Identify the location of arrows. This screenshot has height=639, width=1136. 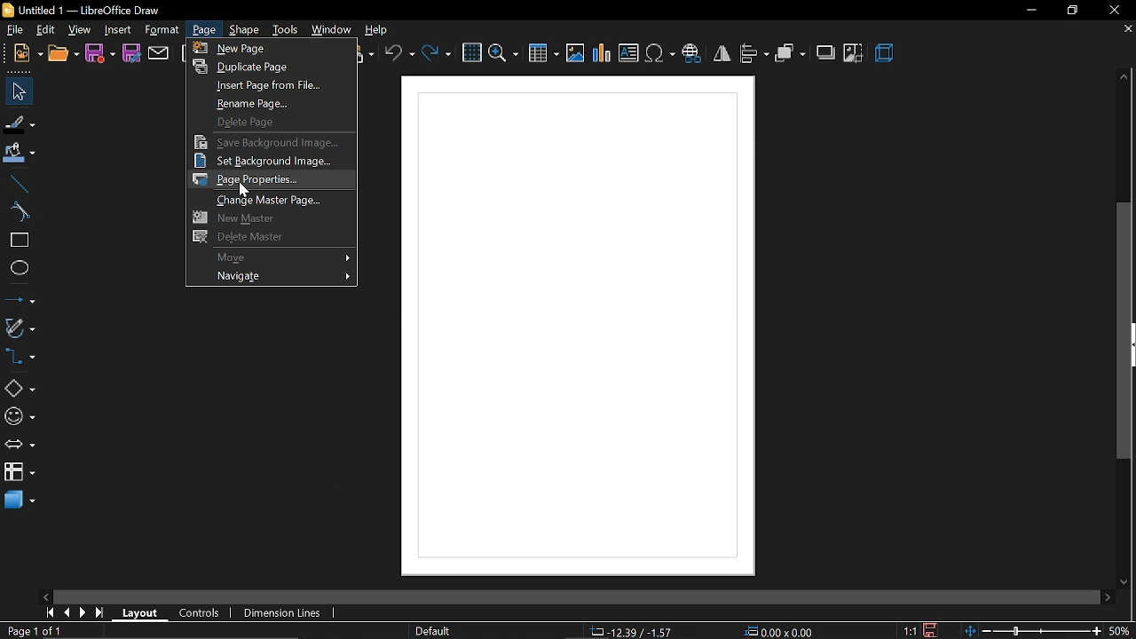
(20, 446).